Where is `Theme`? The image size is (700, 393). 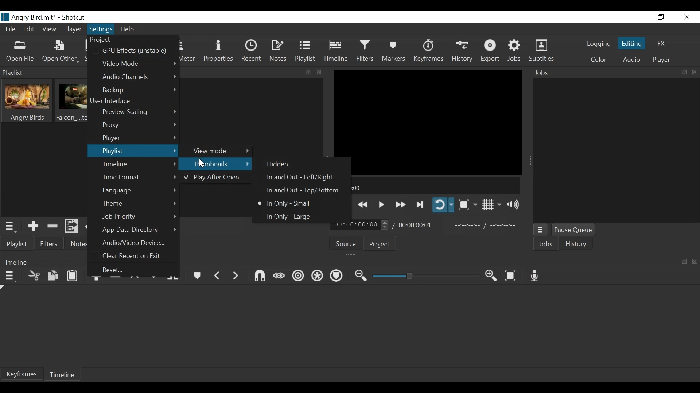
Theme is located at coordinates (139, 204).